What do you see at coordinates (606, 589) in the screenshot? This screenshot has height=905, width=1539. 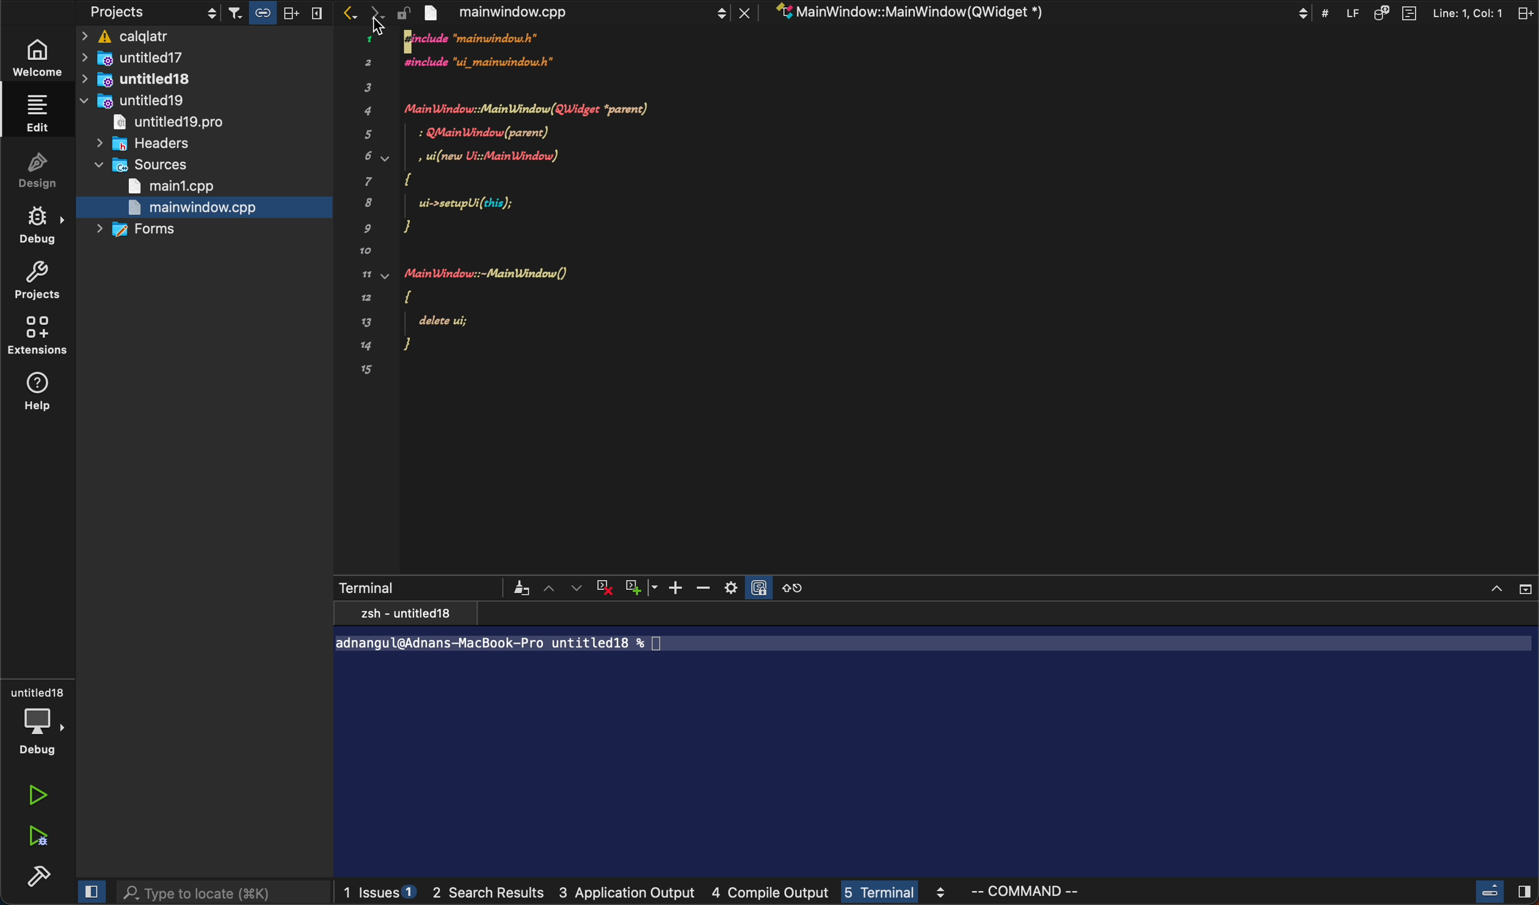 I see `Delete Terminal` at bounding box center [606, 589].